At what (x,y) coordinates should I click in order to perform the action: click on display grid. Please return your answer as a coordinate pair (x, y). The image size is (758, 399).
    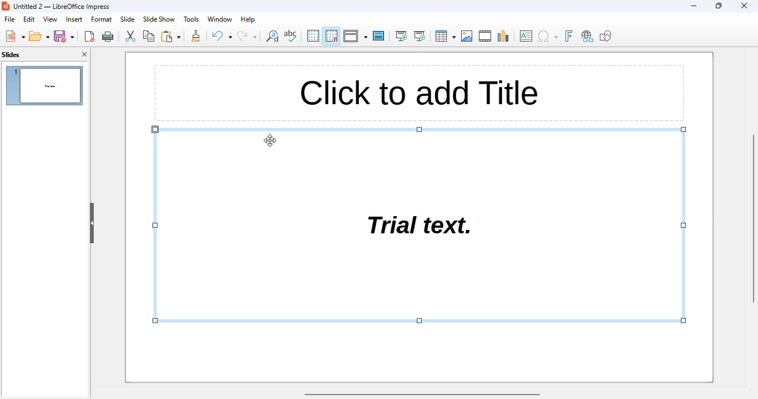
    Looking at the image, I should click on (314, 35).